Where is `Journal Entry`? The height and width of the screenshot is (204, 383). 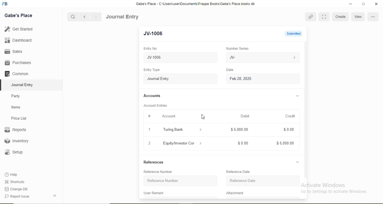
Journal Entry is located at coordinates (159, 79).